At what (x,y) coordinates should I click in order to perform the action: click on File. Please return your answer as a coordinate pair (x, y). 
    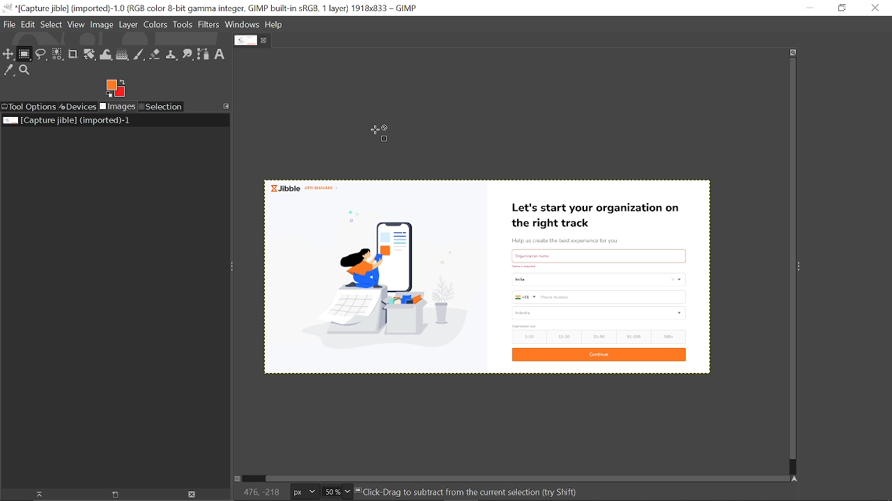
    Looking at the image, I should click on (8, 26).